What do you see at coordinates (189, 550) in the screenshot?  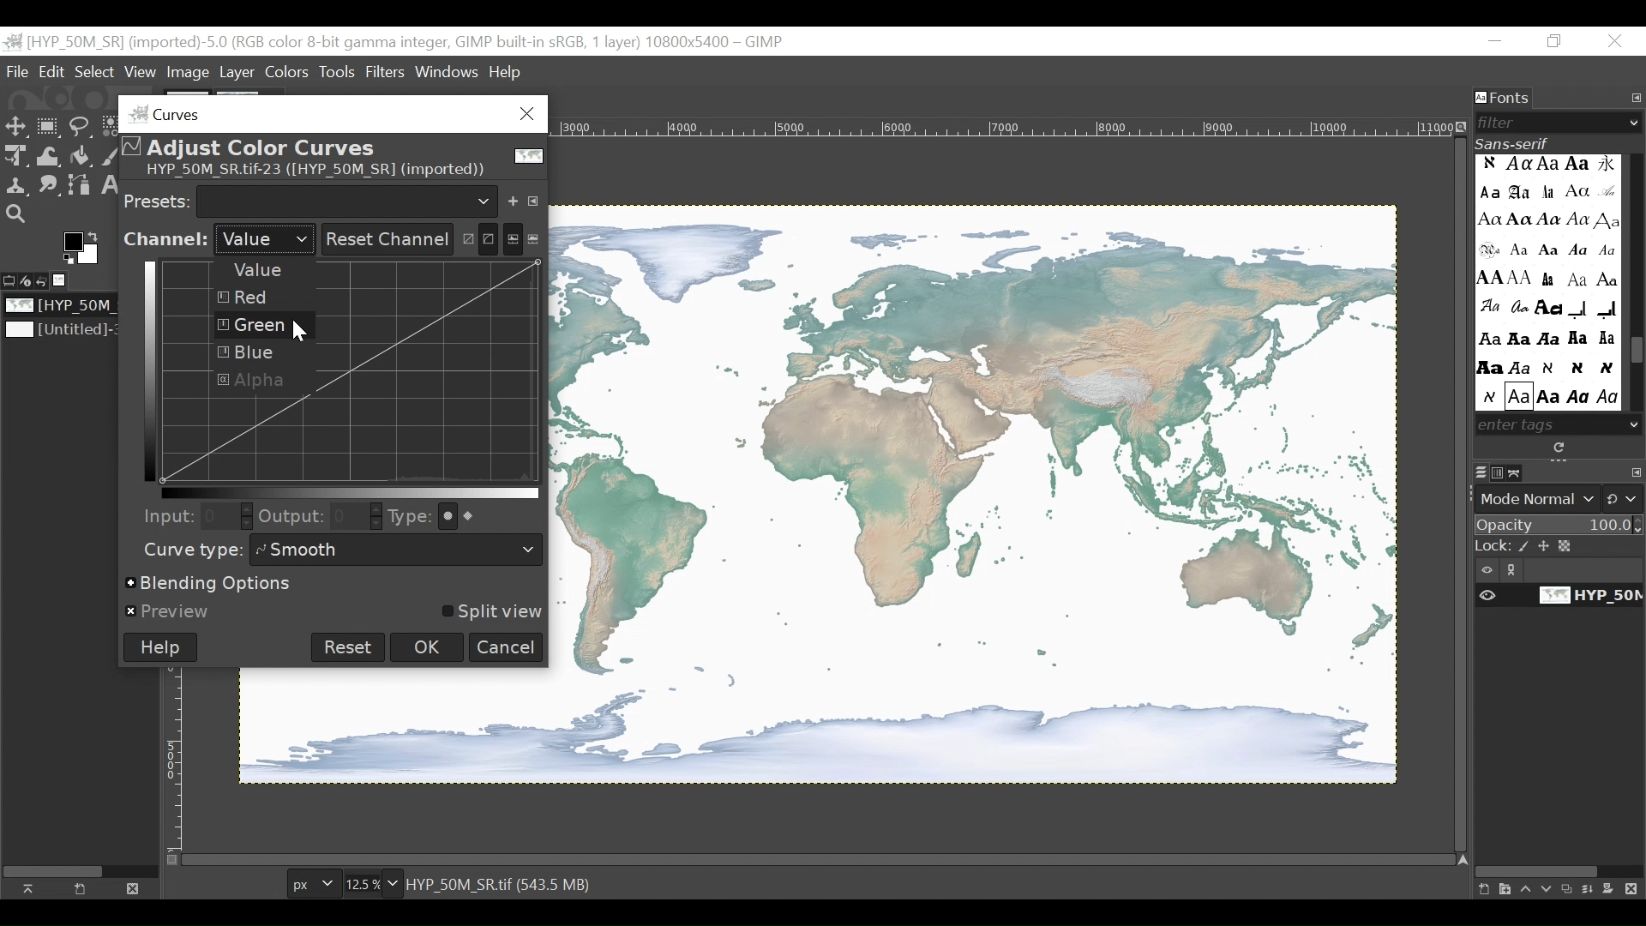 I see `Curve type` at bounding box center [189, 550].